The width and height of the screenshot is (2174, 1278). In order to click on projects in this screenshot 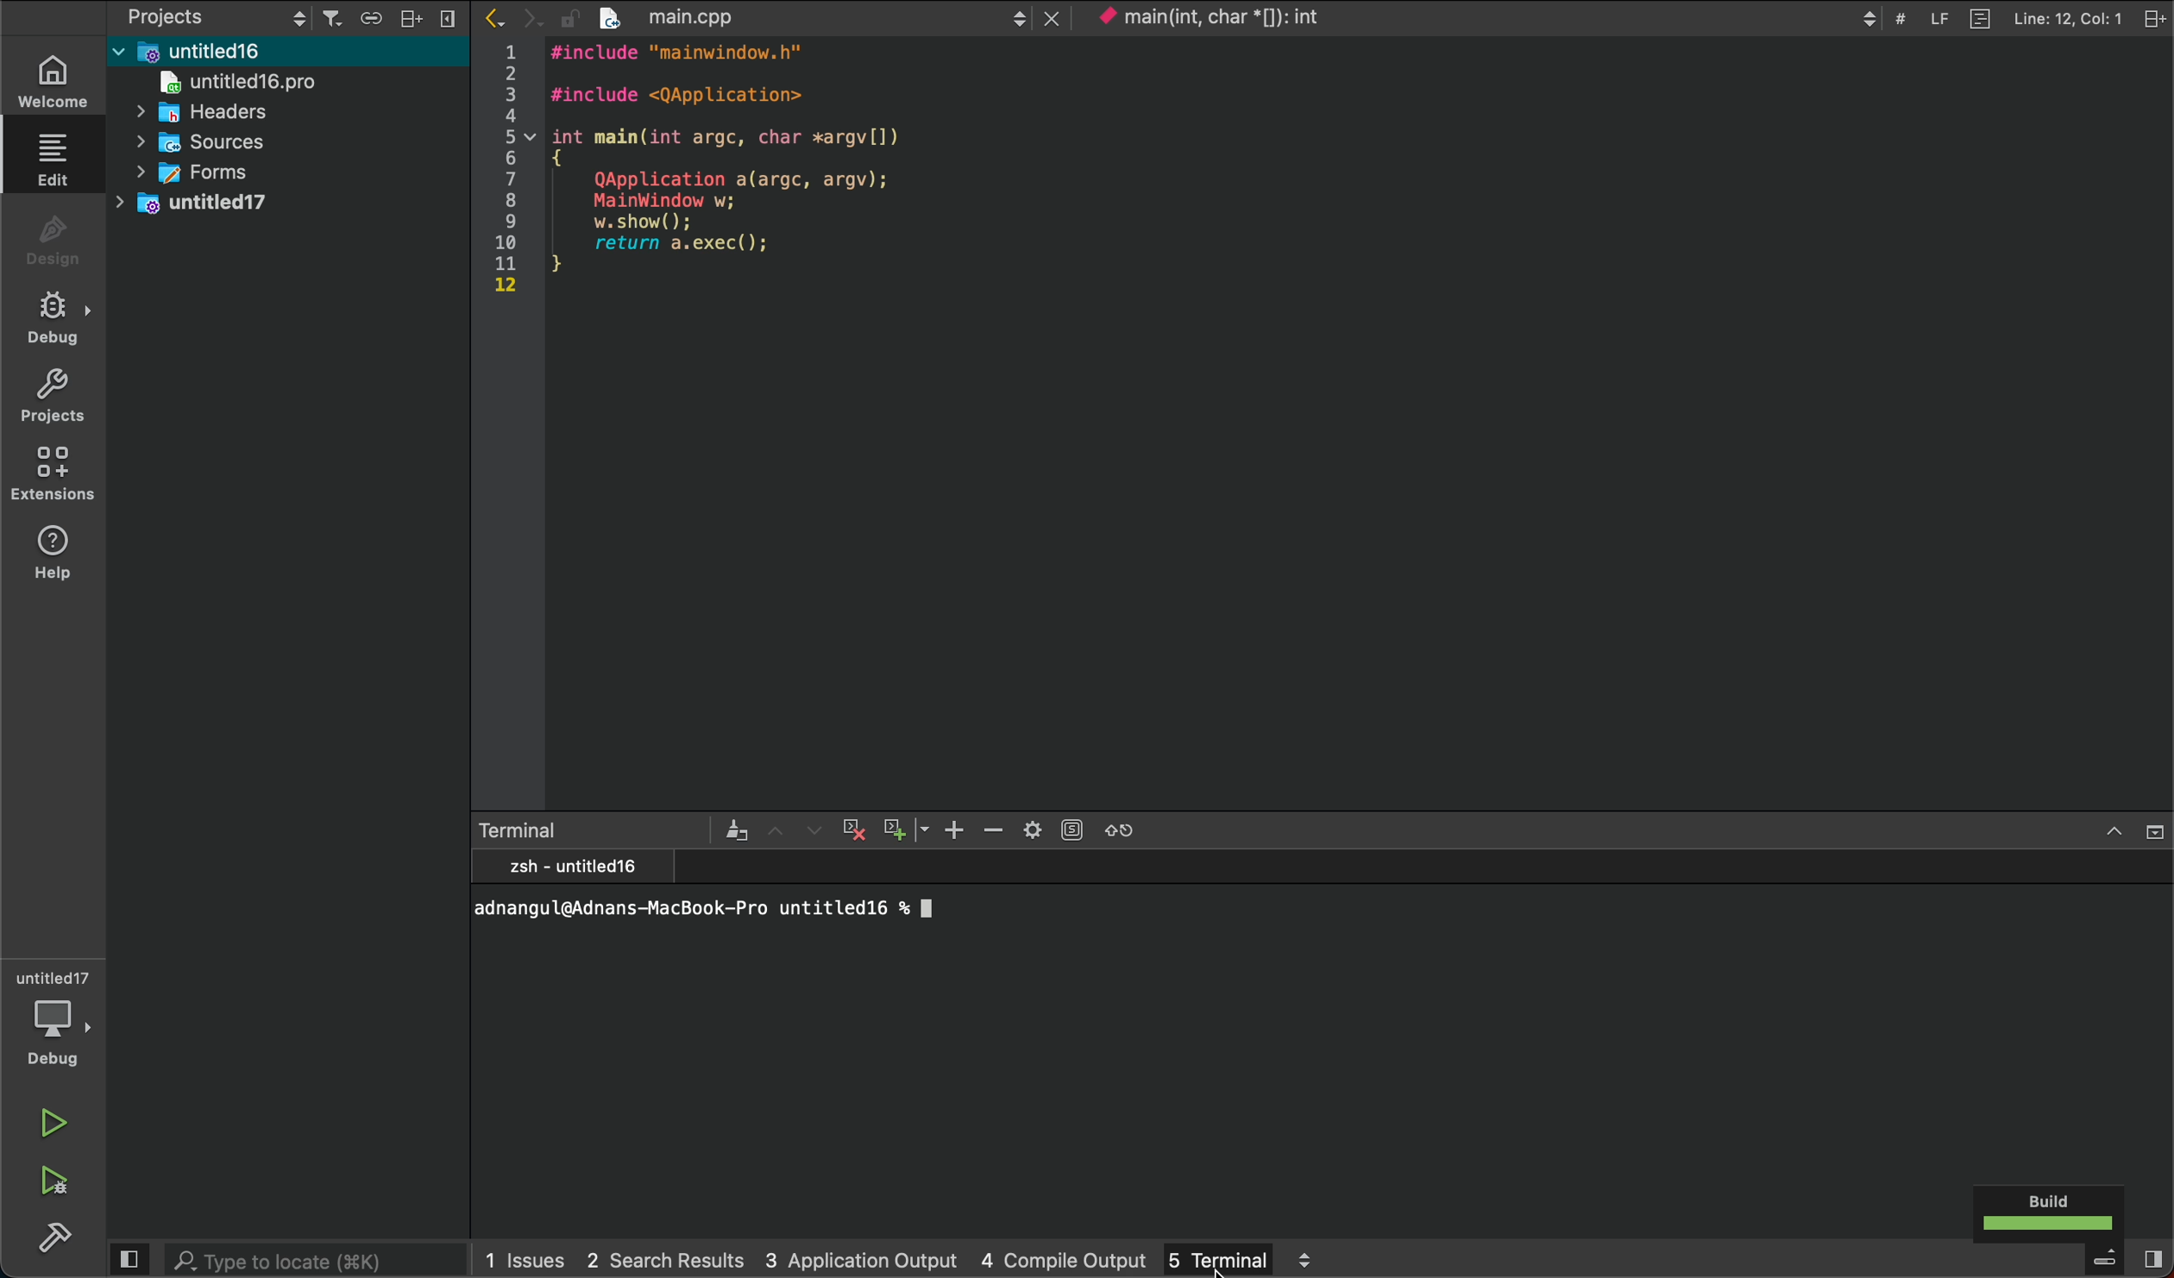, I will do `click(51, 398)`.